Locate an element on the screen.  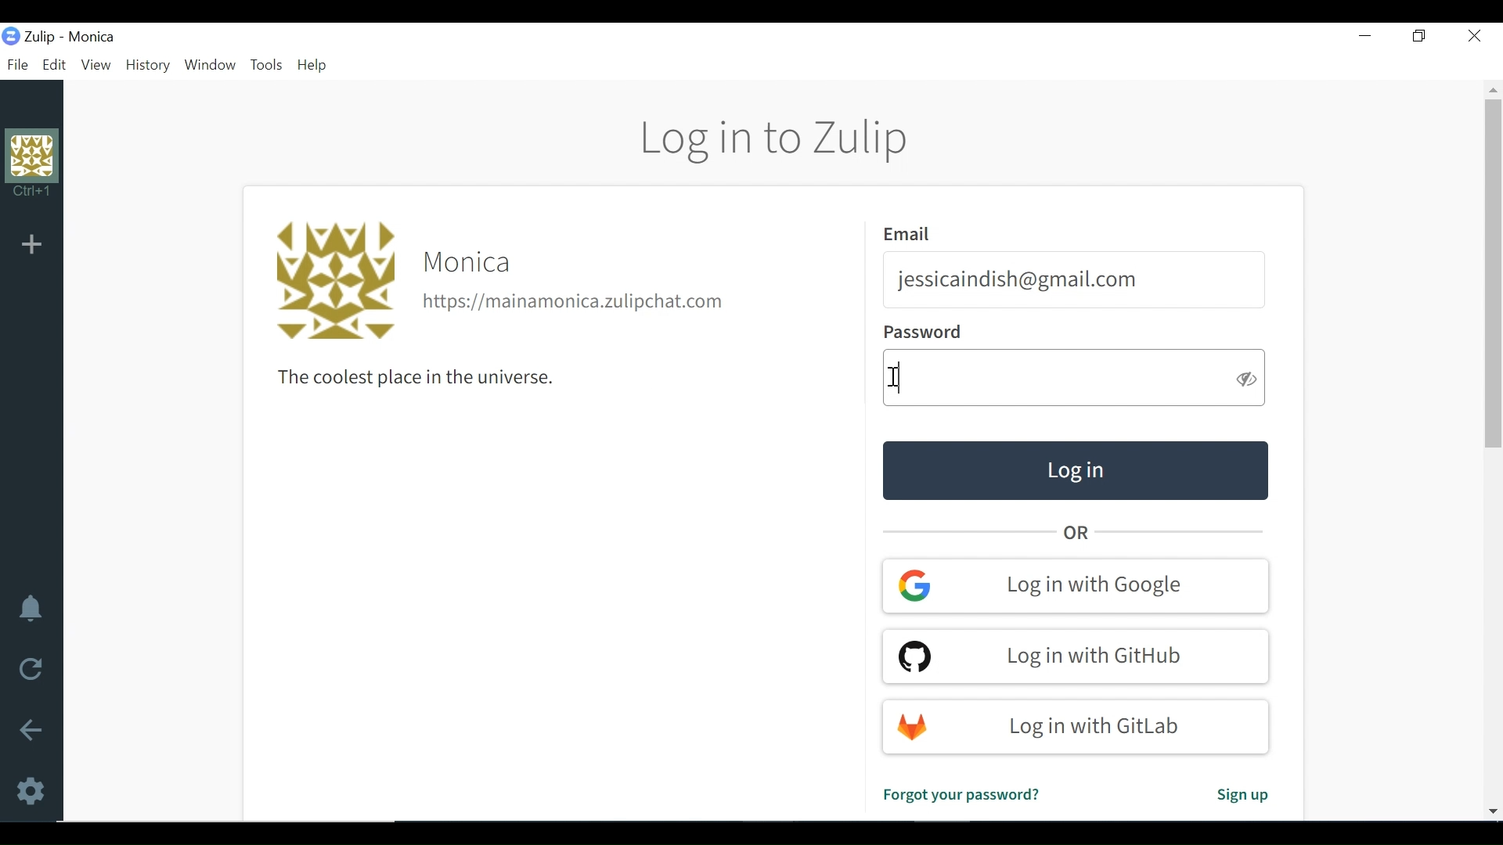
Zulip Desktop Icon is located at coordinates (32, 36).